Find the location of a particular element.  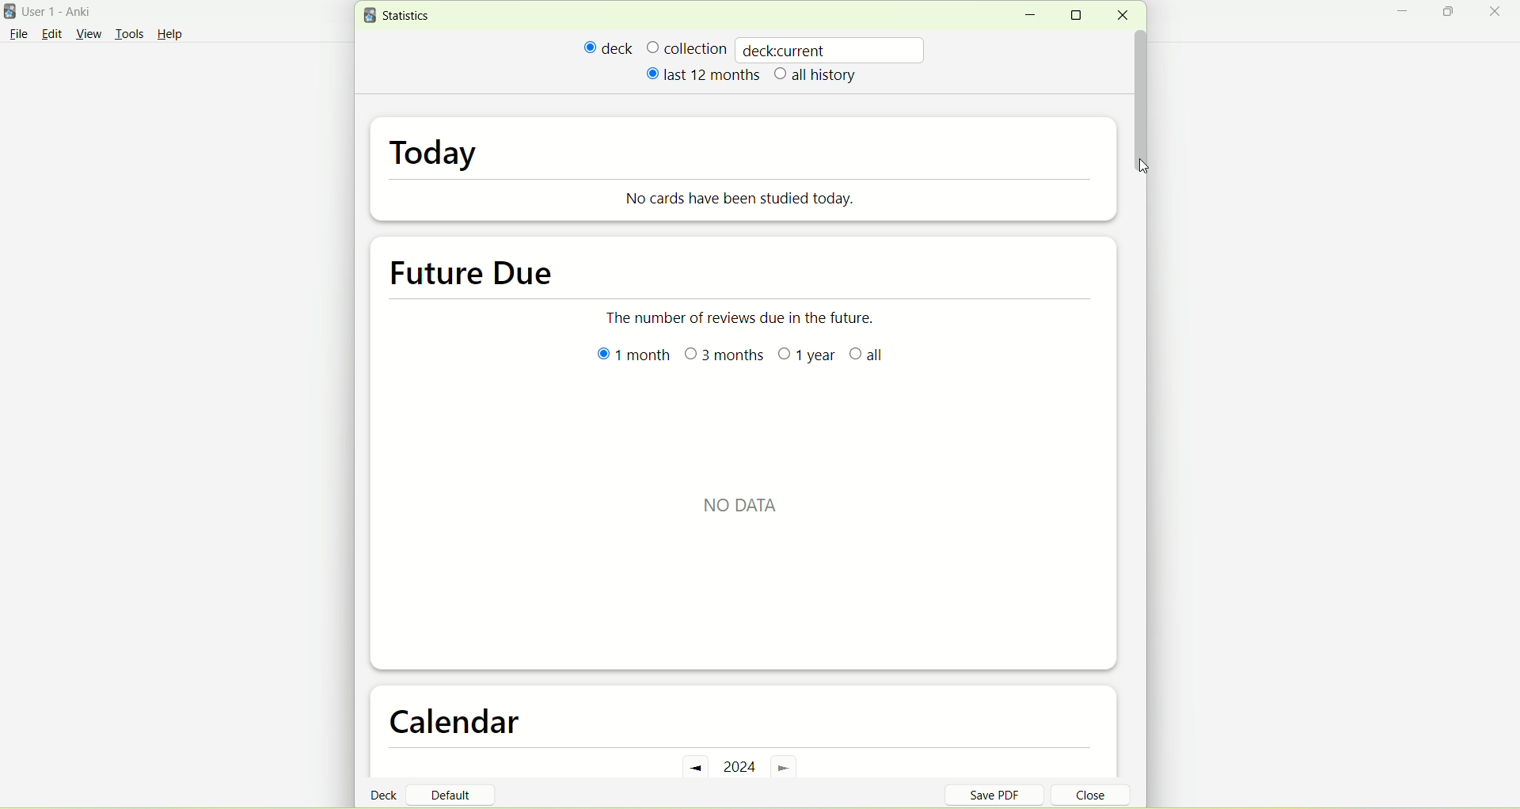

File  is located at coordinates (18, 34).